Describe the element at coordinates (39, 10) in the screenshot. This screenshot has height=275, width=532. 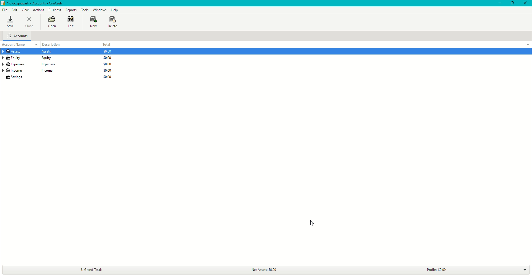
I see `Actions` at that location.